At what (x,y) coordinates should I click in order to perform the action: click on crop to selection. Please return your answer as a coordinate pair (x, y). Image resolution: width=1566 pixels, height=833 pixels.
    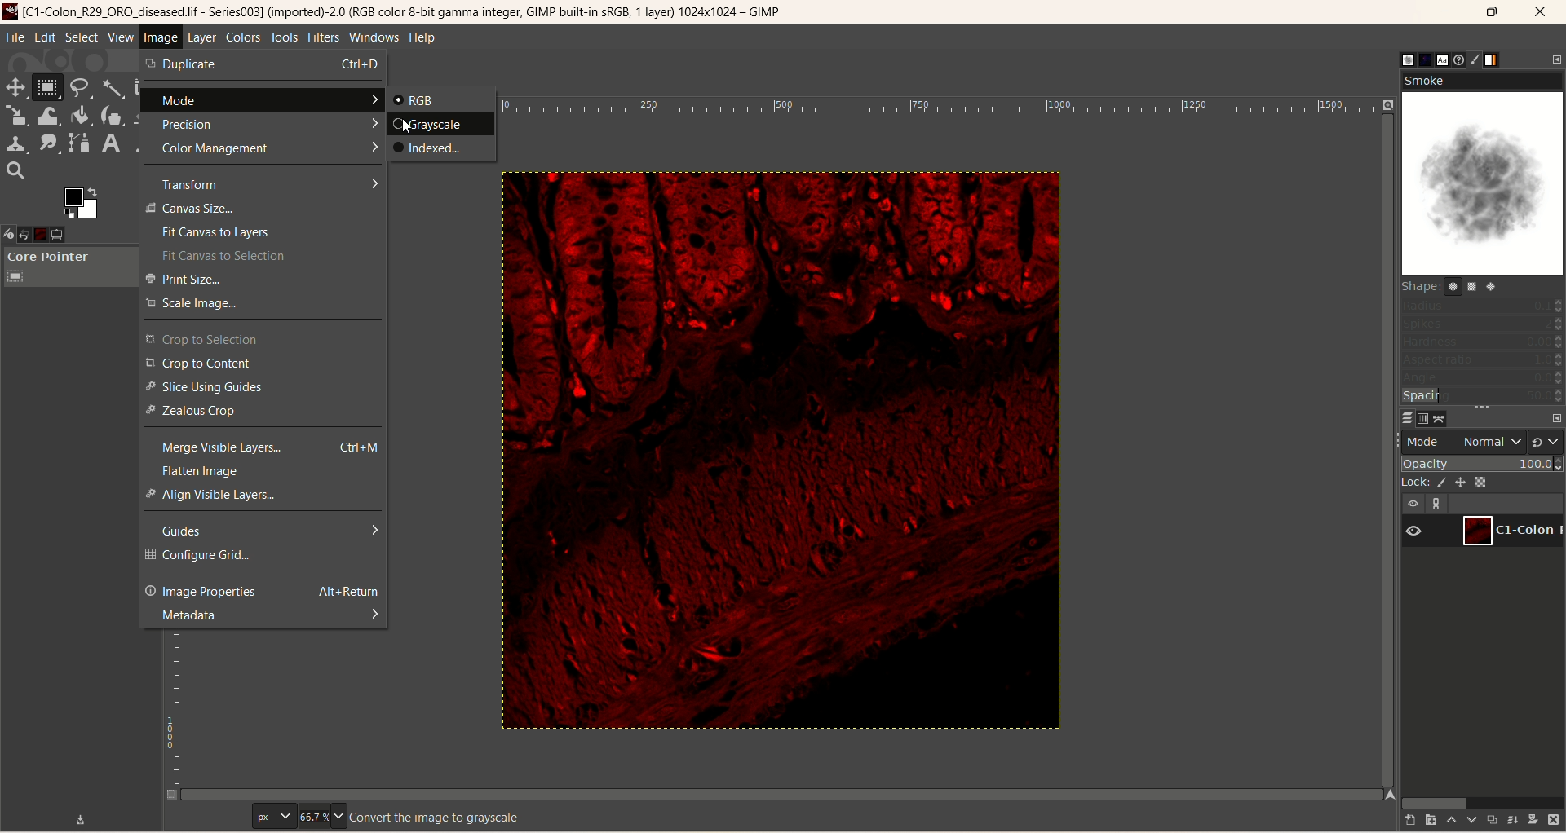
    Looking at the image, I should click on (263, 339).